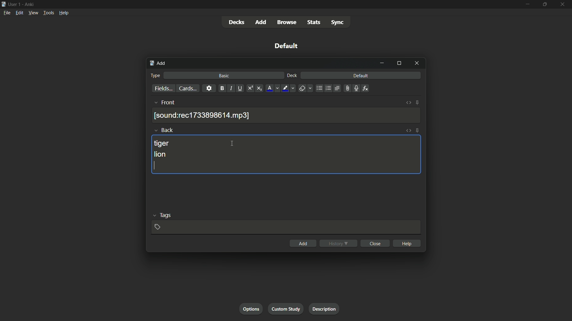  What do you see at coordinates (286, 46) in the screenshot?
I see `default` at bounding box center [286, 46].